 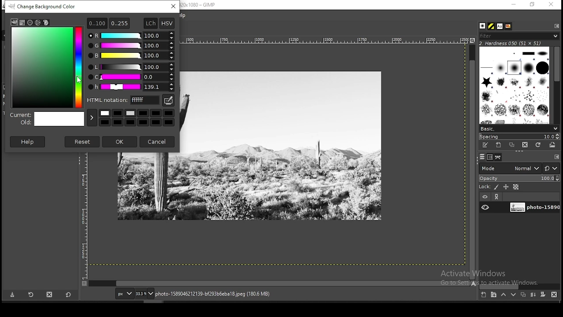 I want to click on opacity, so click(x=519, y=177).